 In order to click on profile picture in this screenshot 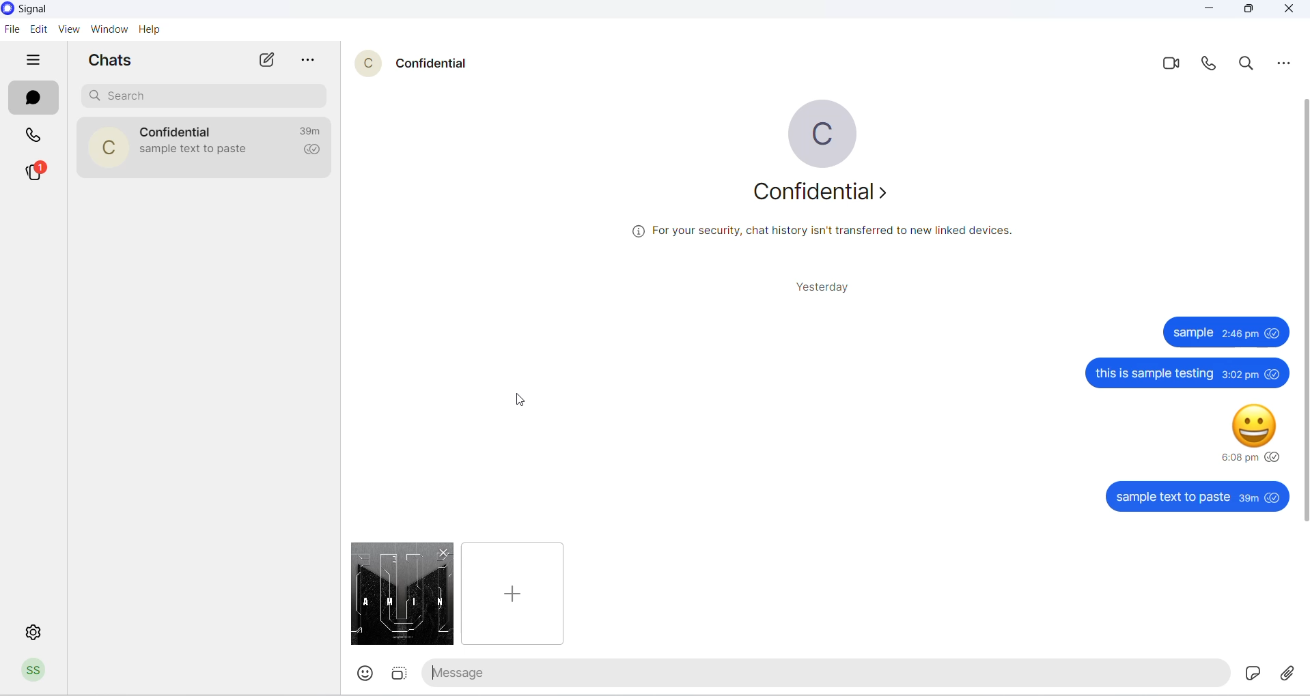, I will do `click(826, 132)`.